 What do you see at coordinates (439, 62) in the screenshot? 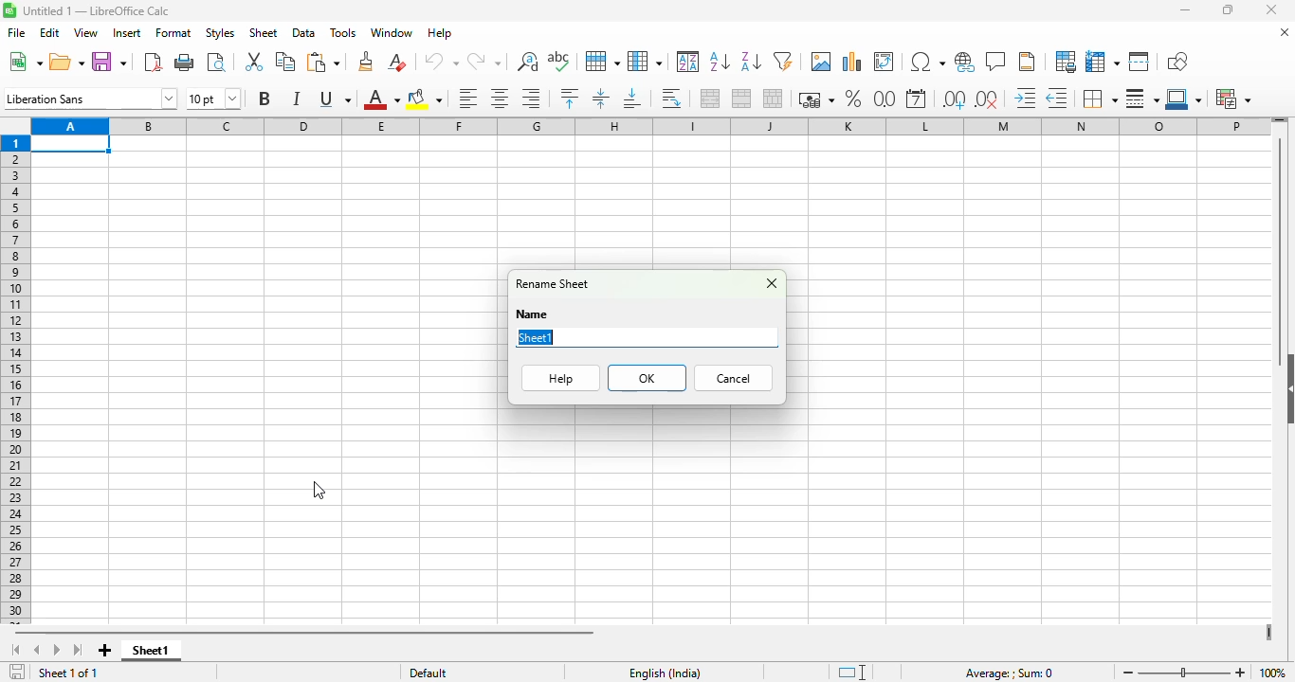
I see `undo` at bounding box center [439, 62].